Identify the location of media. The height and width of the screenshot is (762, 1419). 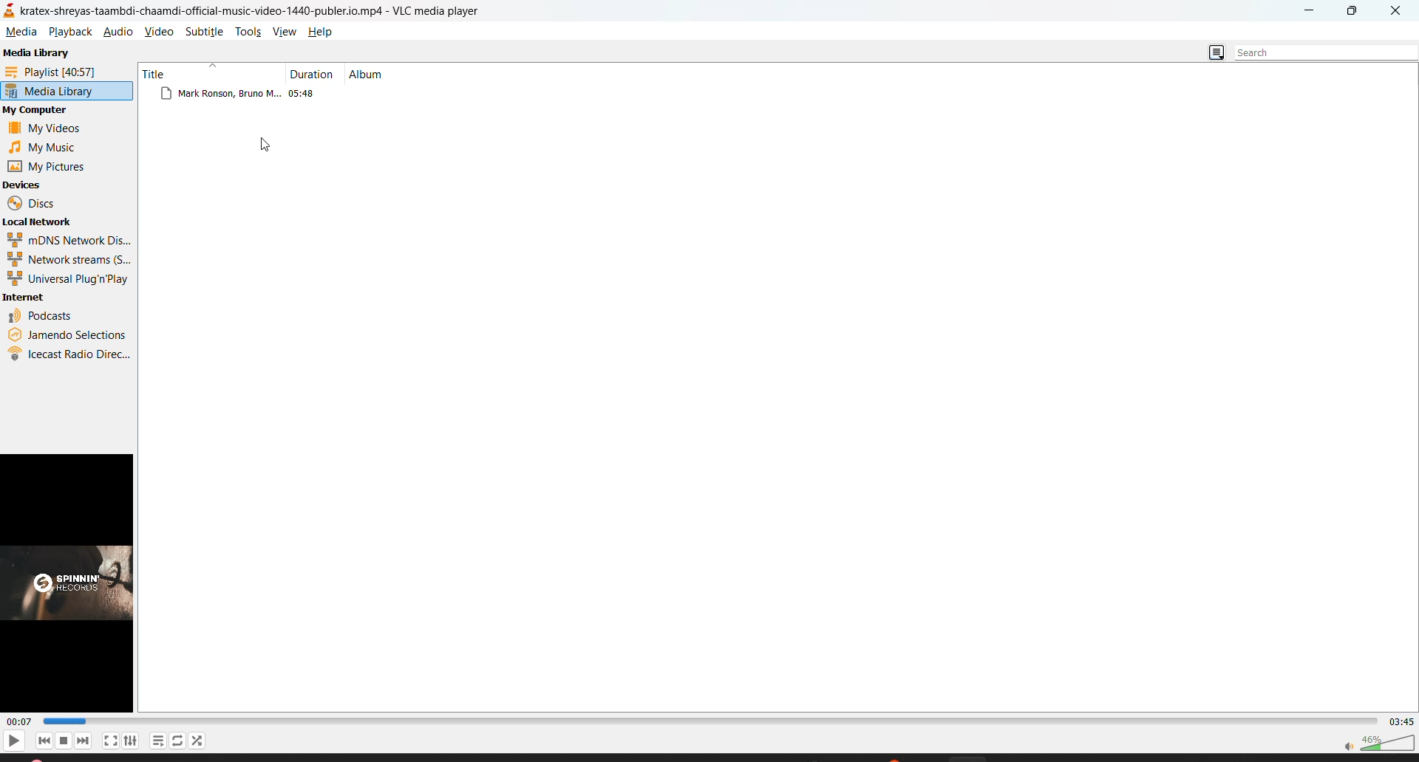
(20, 32).